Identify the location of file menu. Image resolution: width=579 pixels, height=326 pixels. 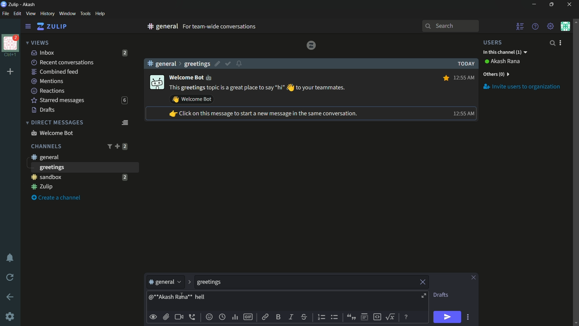
(5, 14).